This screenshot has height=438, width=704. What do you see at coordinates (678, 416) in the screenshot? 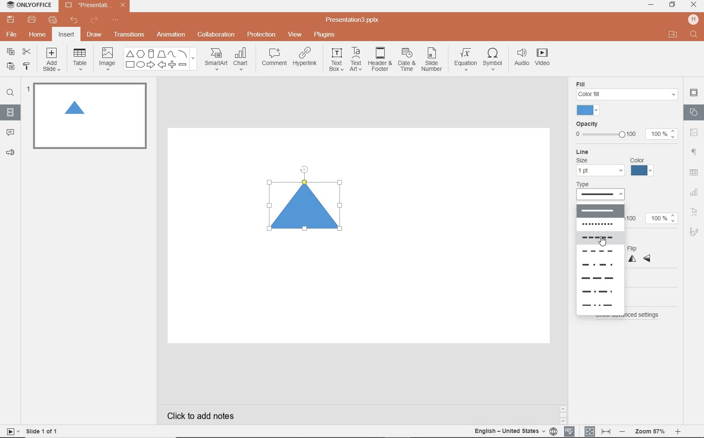
I see `SCROLLBAR` at bounding box center [678, 416].